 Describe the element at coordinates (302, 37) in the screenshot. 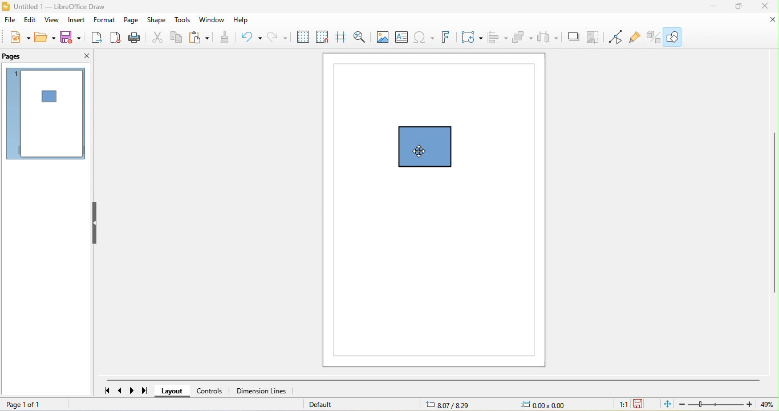

I see `display grid` at that location.